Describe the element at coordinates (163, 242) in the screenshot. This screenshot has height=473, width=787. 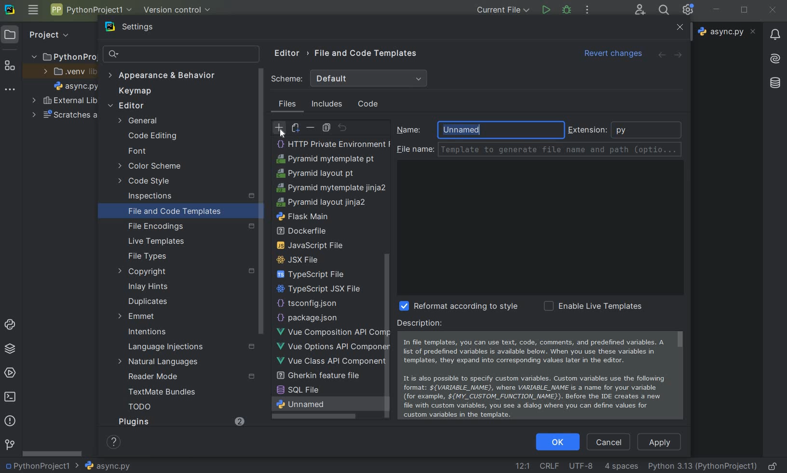
I see `live templates` at that location.